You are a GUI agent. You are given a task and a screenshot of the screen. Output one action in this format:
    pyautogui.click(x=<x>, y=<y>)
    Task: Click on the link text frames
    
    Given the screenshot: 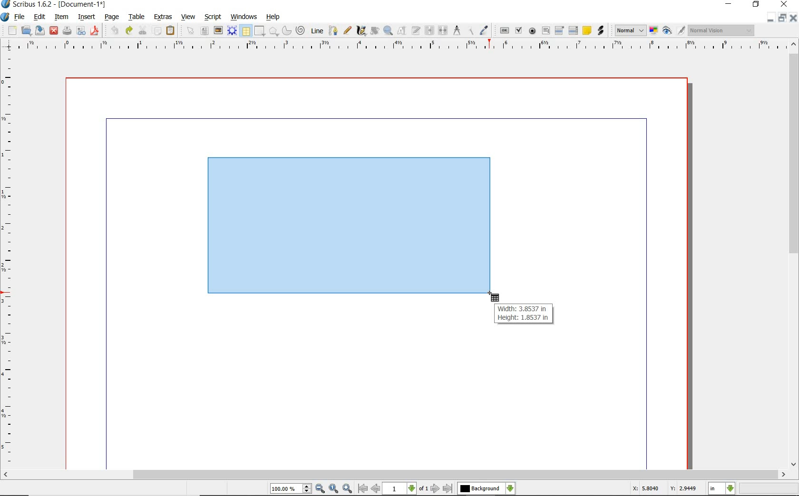 What is the action you would take?
    pyautogui.click(x=430, y=30)
    